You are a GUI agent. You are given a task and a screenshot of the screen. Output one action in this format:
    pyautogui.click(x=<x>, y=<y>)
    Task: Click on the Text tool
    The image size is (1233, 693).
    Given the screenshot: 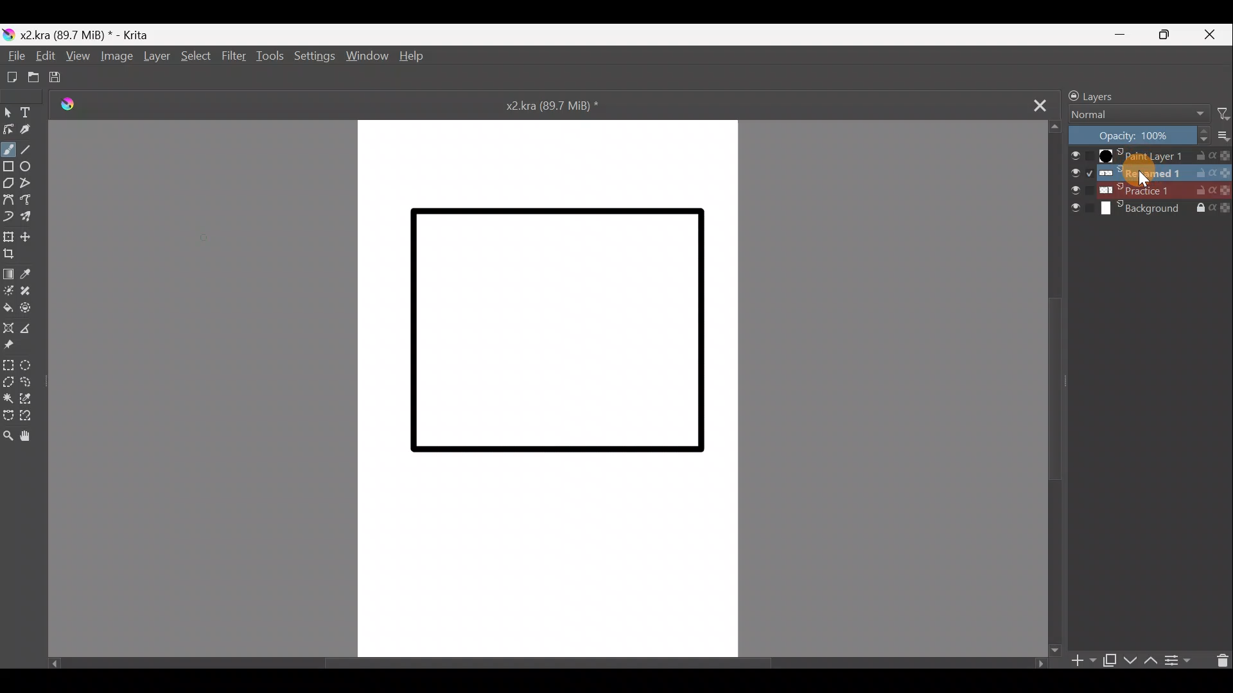 What is the action you would take?
    pyautogui.click(x=30, y=112)
    